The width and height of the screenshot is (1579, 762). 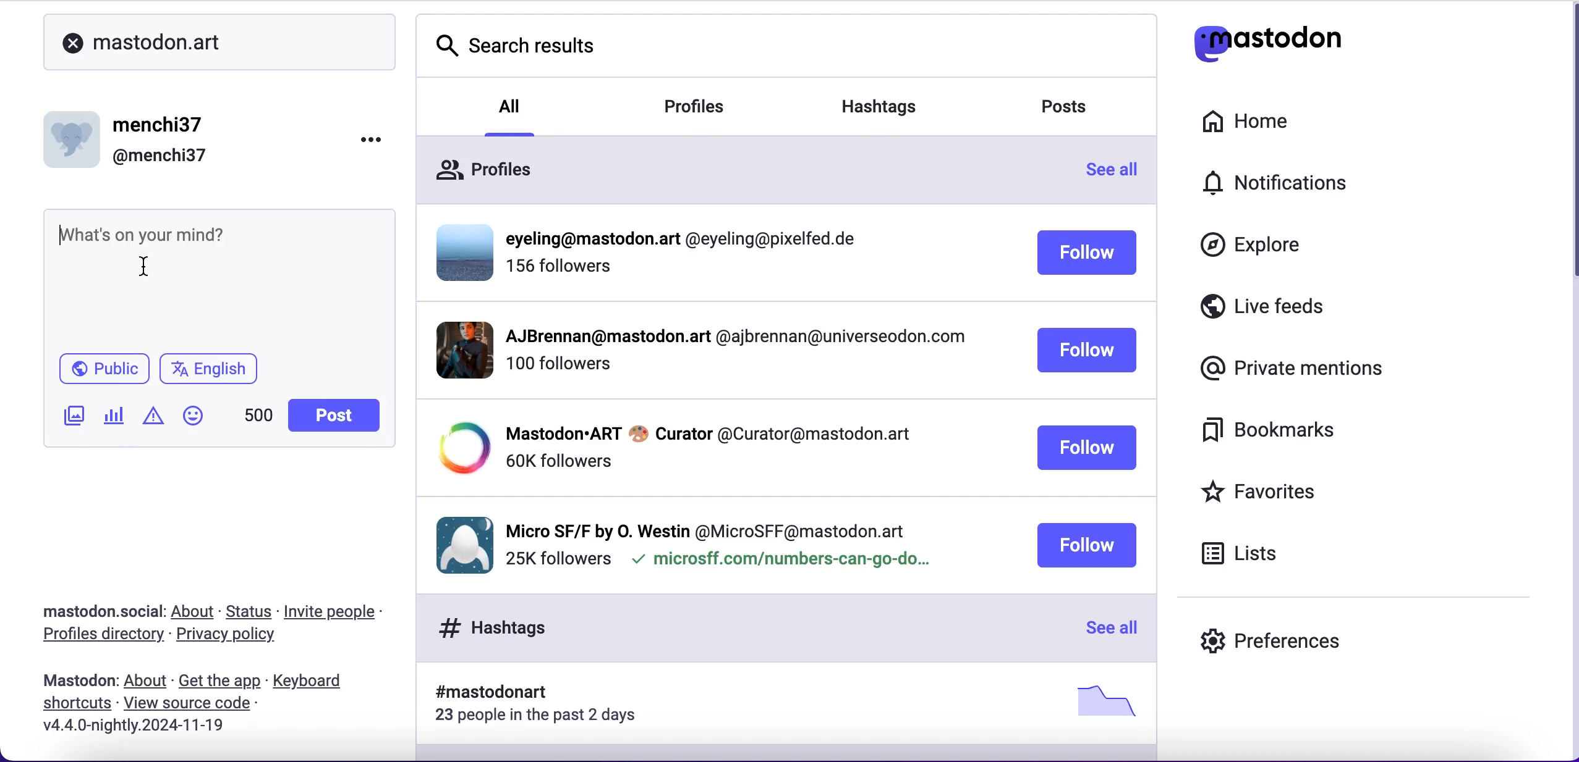 What do you see at coordinates (1087, 448) in the screenshot?
I see `follow` at bounding box center [1087, 448].